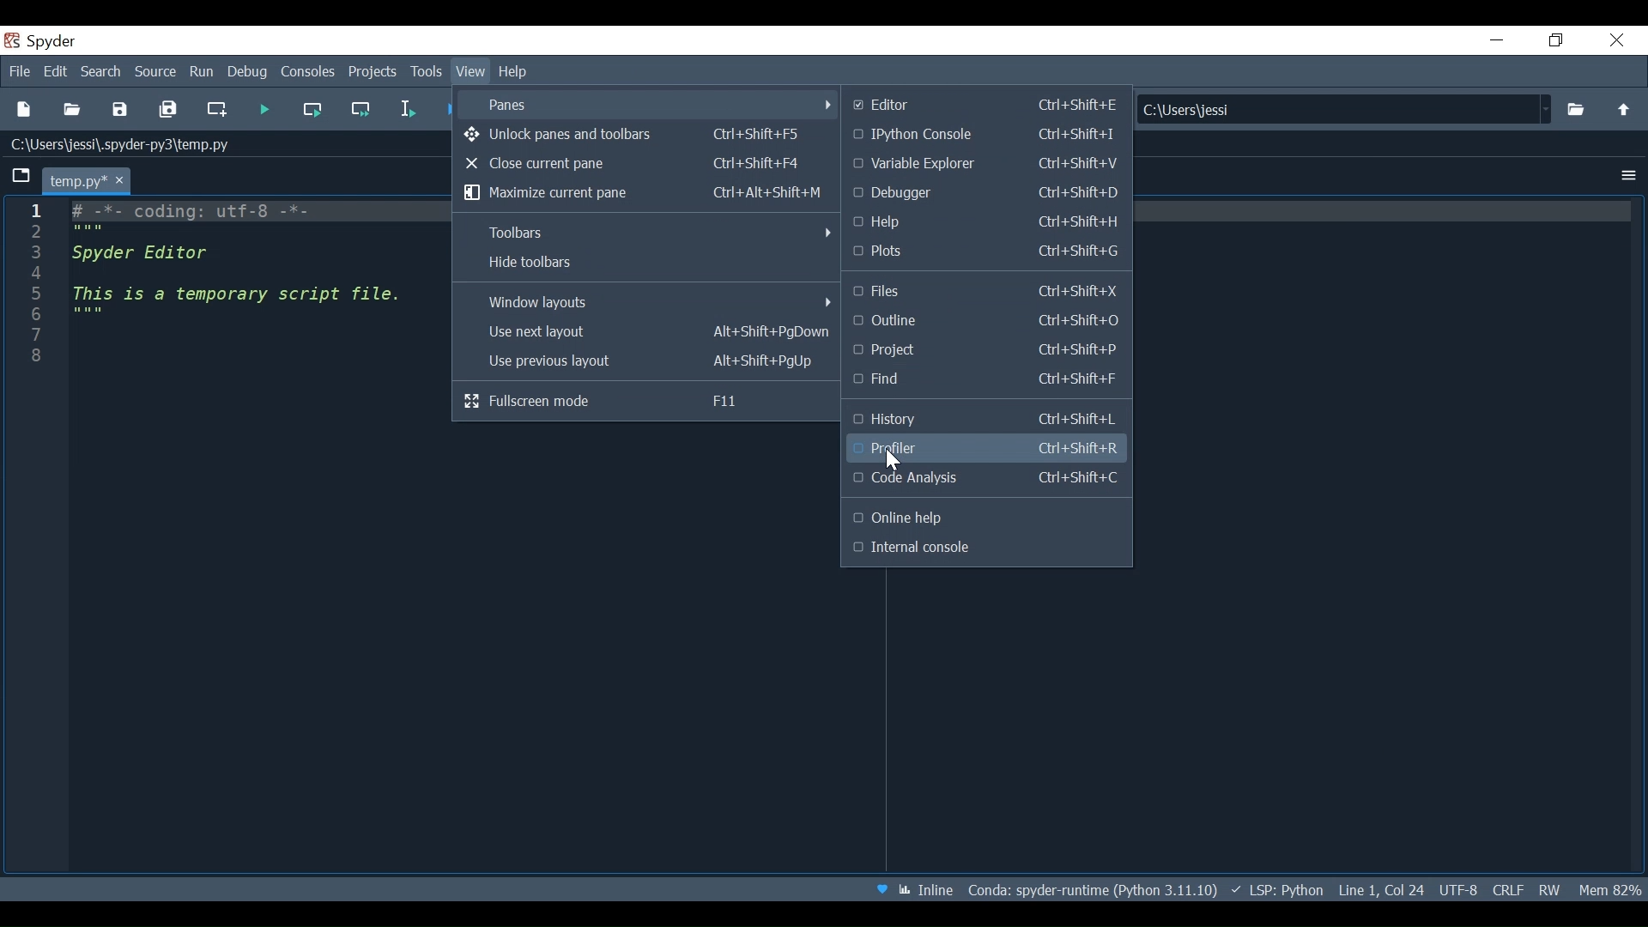  I want to click on File Permission, so click(1548, 888).